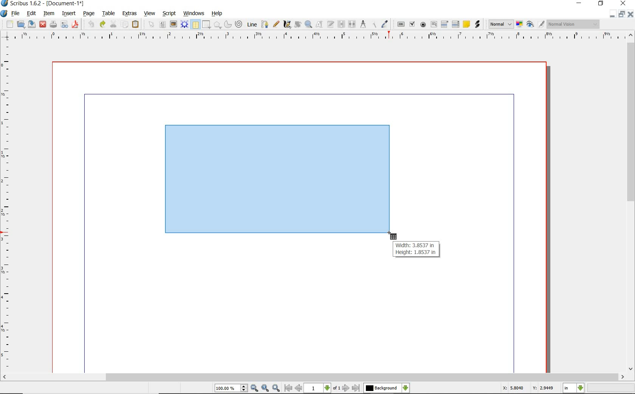 This screenshot has height=394, width=635. What do you see at coordinates (75, 24) in the screenshot?
I see `save as pdf` at bounding box center [75, 24].